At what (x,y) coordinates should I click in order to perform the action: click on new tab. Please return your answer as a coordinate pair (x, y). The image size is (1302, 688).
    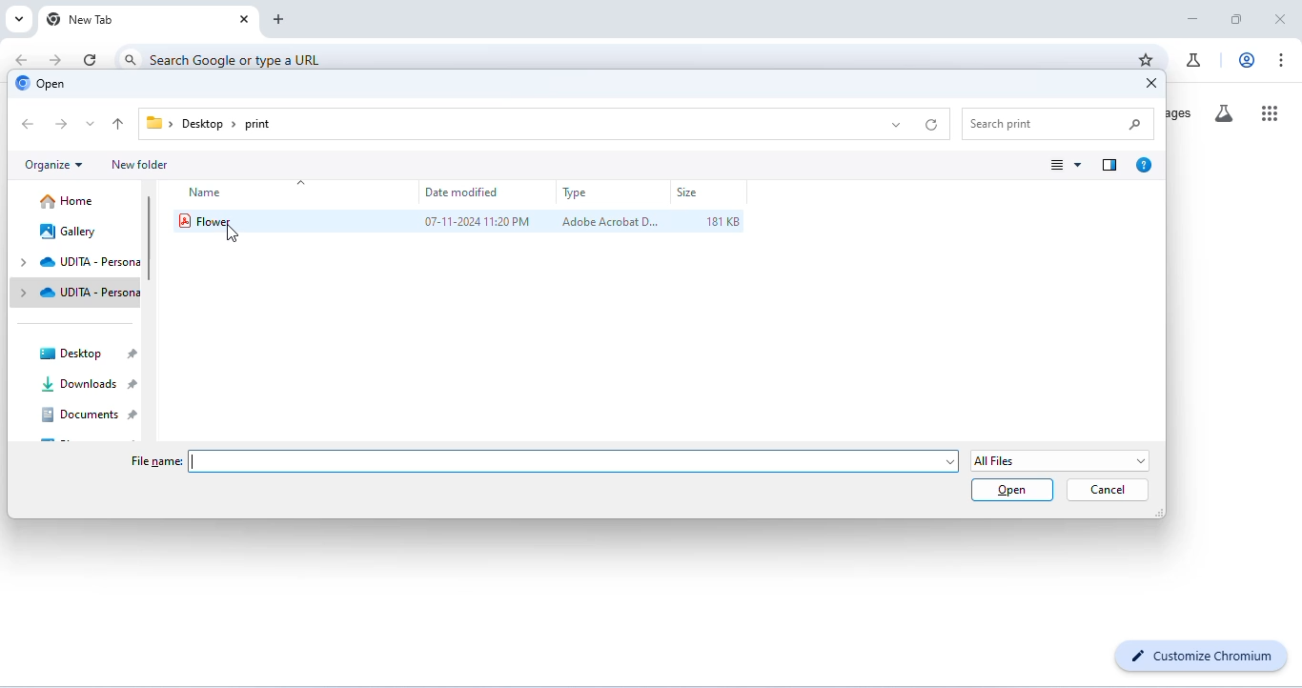
    Looking at the image, I should click on (81, 19).